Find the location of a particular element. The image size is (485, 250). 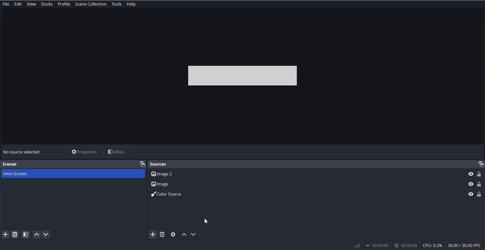

30.007 30.00 EPs is located at coordinates (466, 245).